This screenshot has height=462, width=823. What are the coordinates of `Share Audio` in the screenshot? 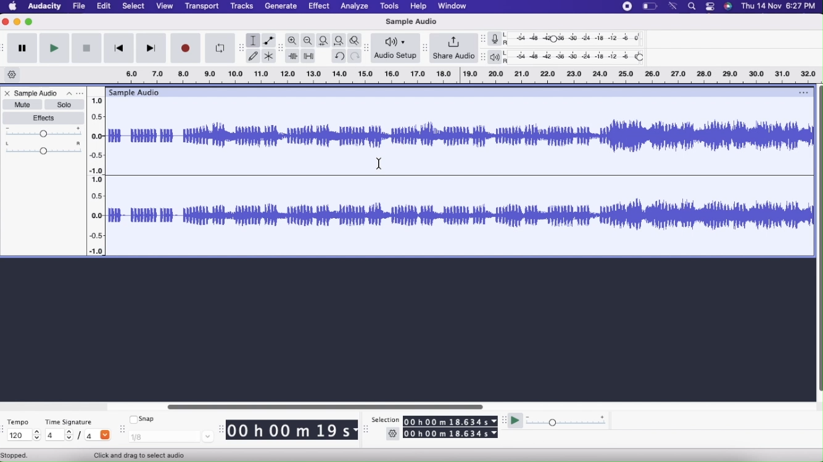 It's located at (454, 48).